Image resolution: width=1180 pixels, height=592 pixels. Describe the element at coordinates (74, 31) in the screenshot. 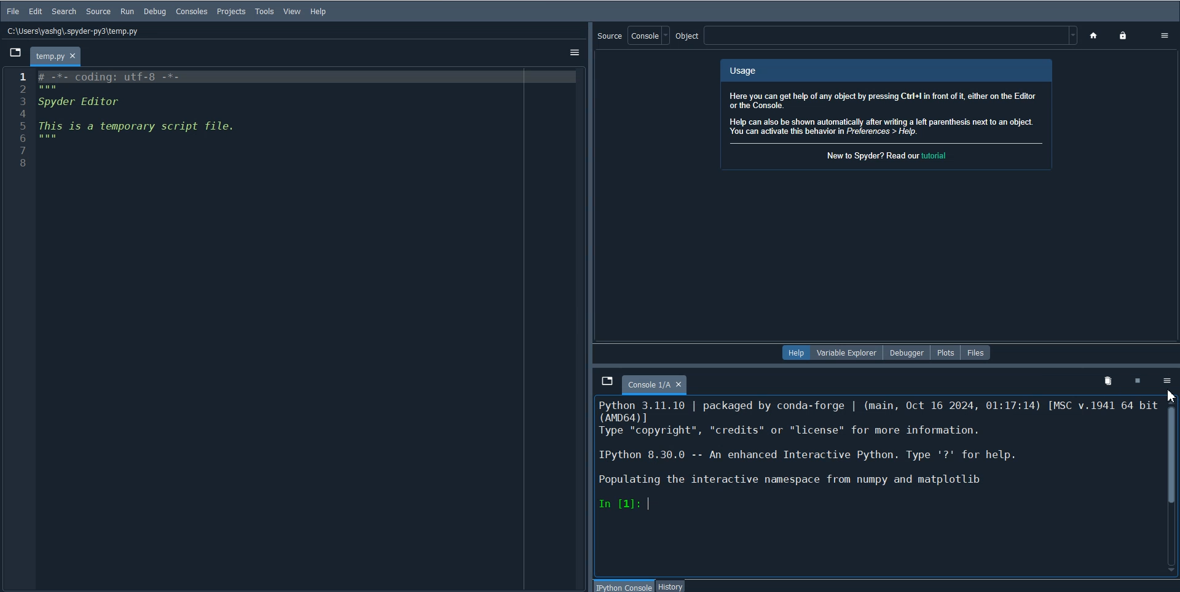

I see `C:\Users\yashg\.spyder-py3\temp.py` at that location.